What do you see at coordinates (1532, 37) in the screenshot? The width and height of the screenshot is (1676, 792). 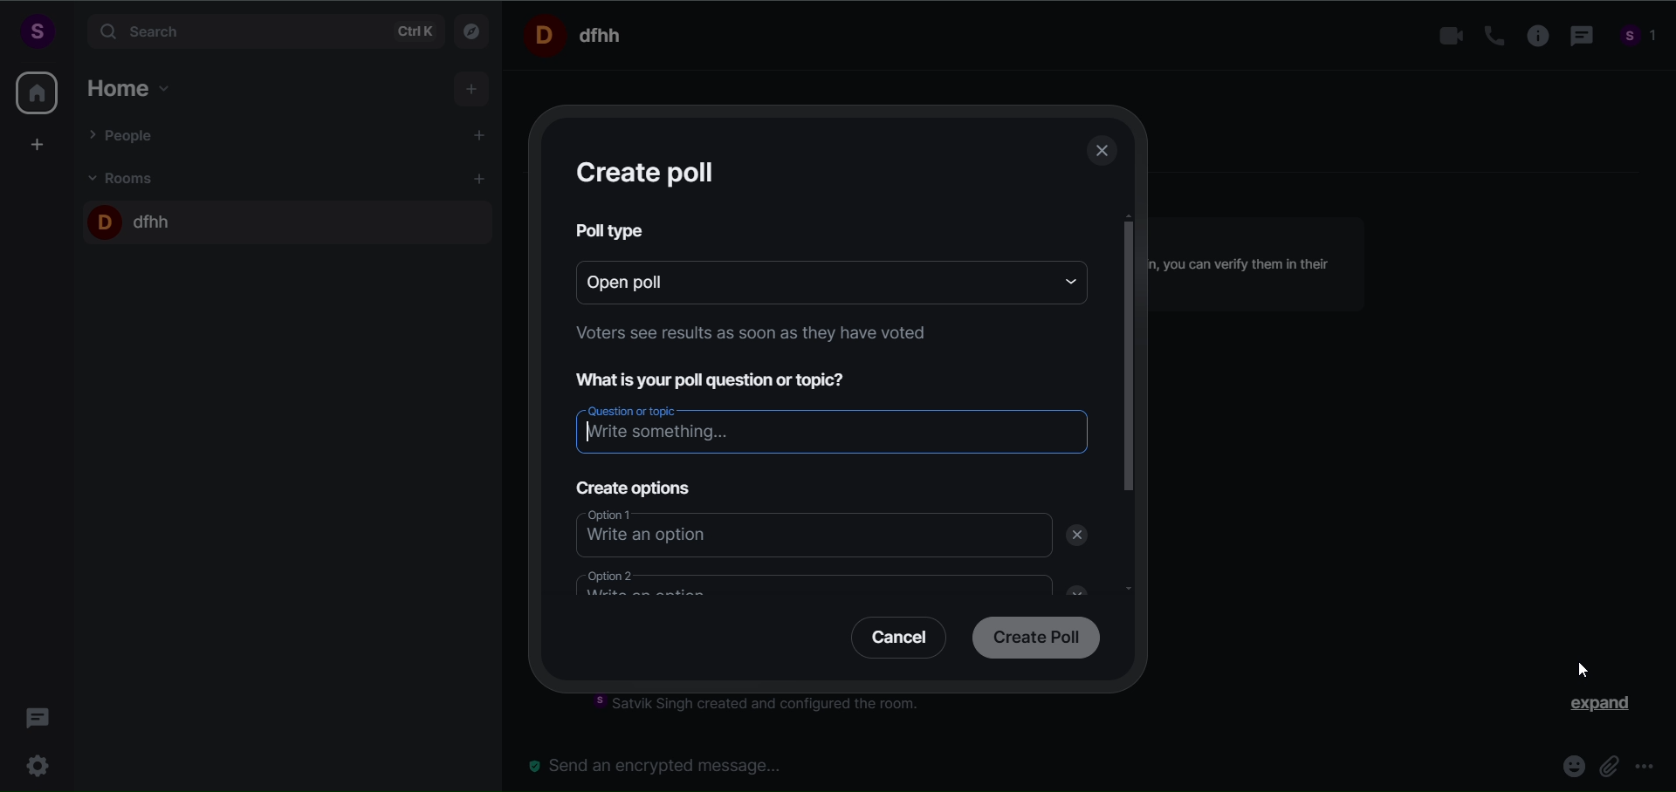 I see `room info` at bounding box center [1532, 37].